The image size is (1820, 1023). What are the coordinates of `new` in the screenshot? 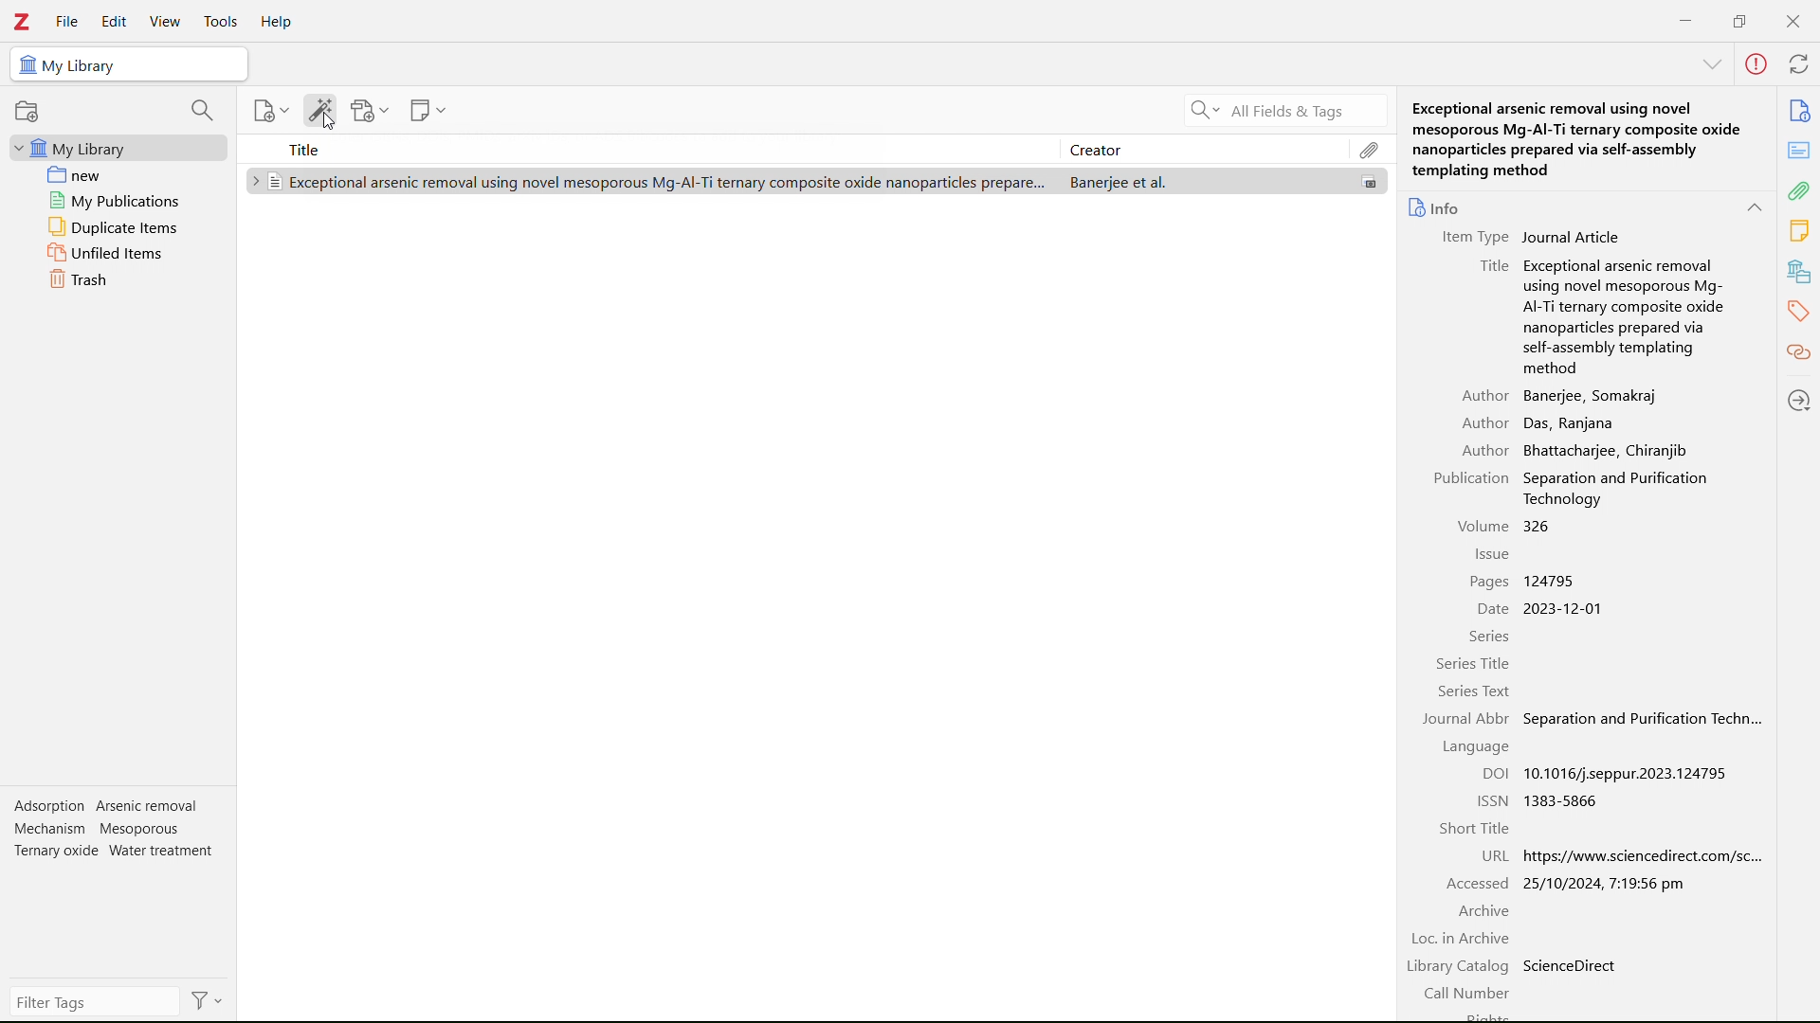 It's located at (120, 174).